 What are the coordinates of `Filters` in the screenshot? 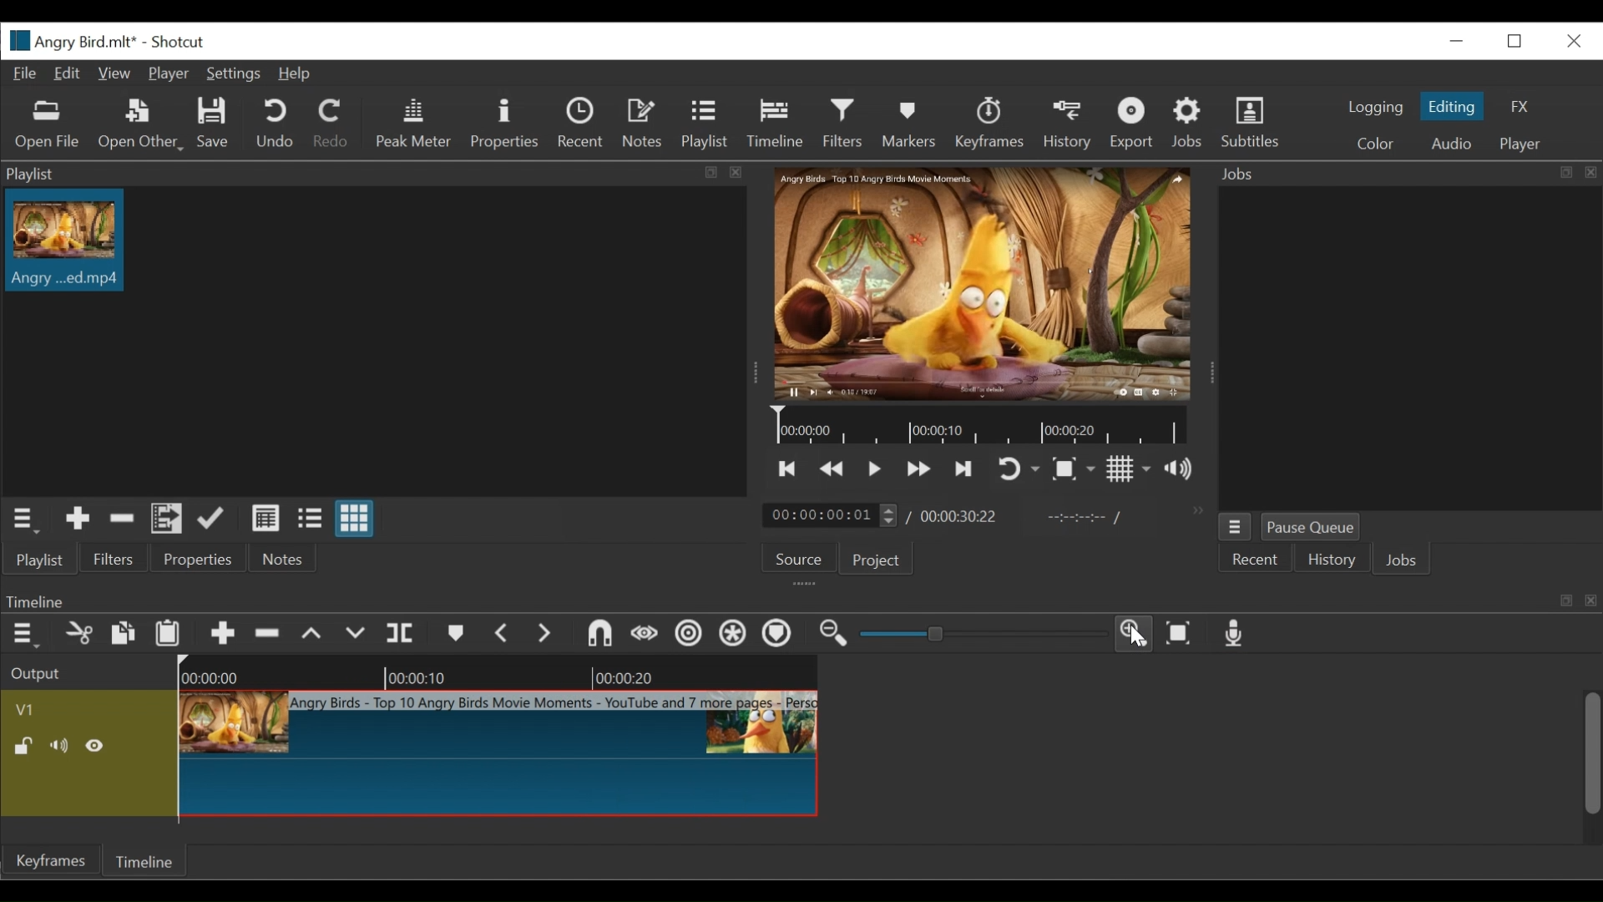 It's located at (844, 123).